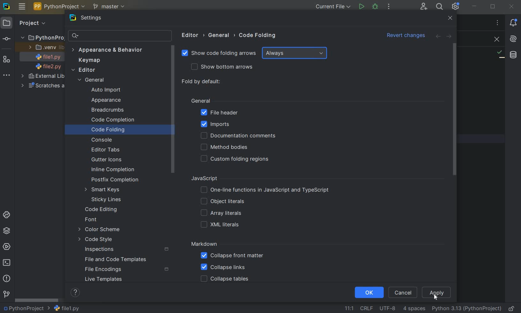  Describe the element at coordinates (348, 308) in the screenshot. I see `GO TO LINE` at that location.